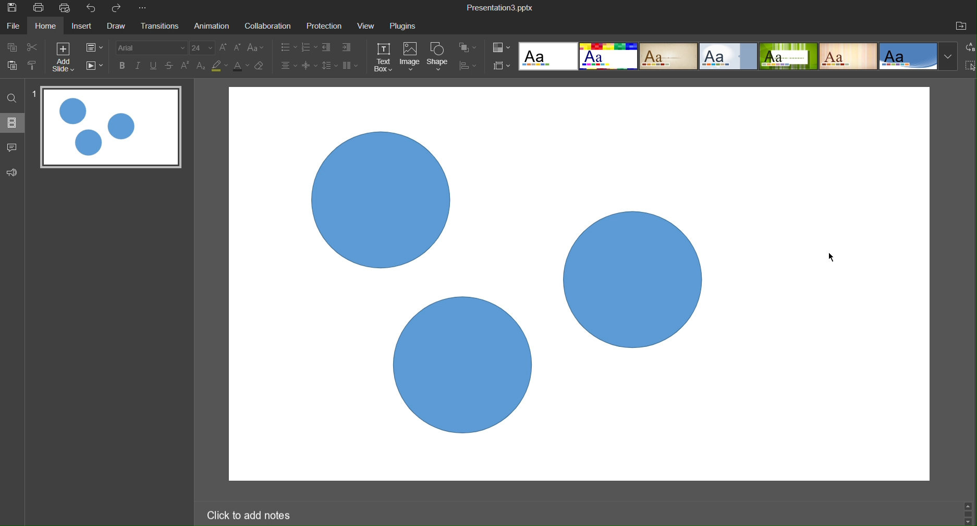 This screenshot has height=526, width=977. Describe the element at coordinates (439, 58) in the screenshot. I see `Shape` at that location.